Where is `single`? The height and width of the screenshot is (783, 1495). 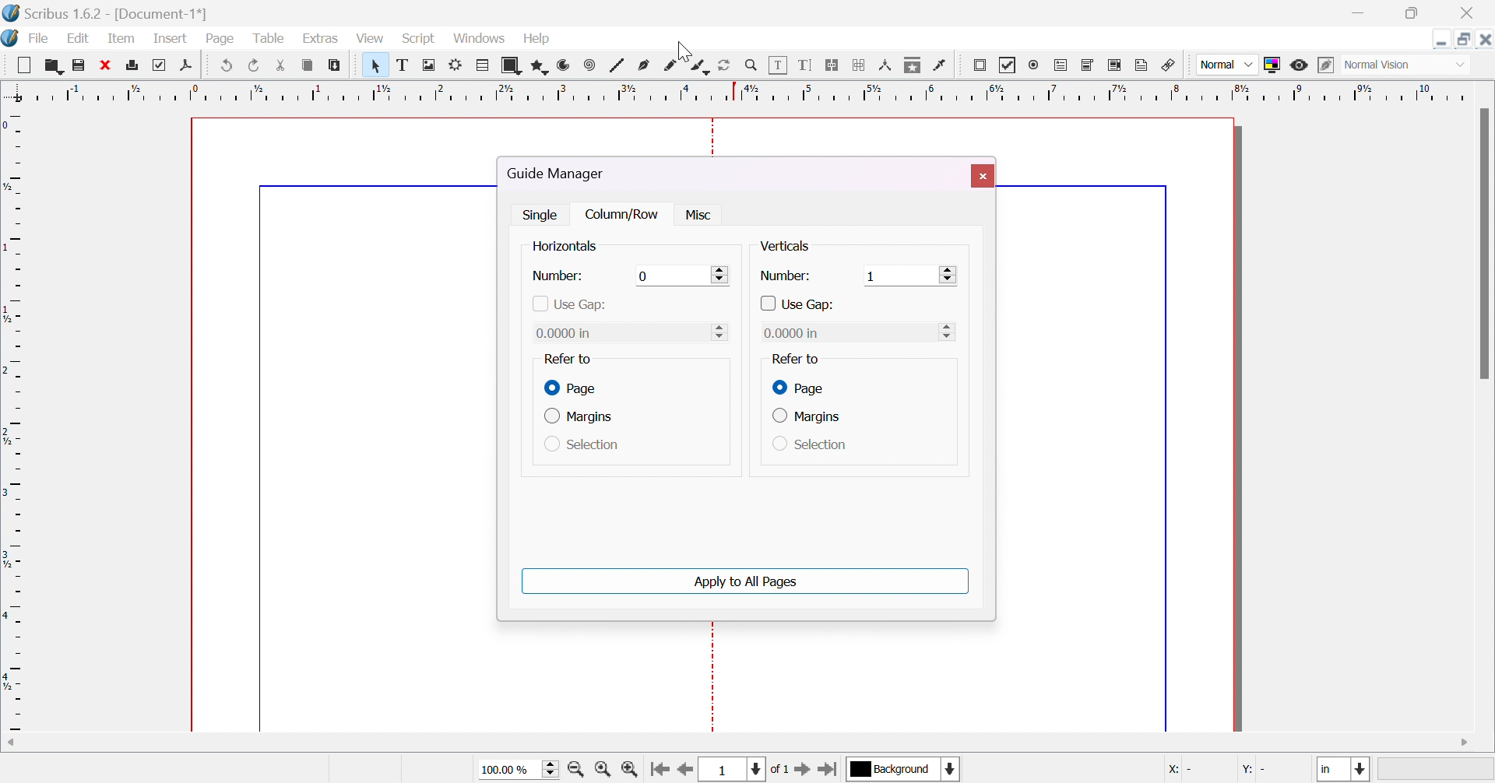 single is located at coordinates (543, 213).